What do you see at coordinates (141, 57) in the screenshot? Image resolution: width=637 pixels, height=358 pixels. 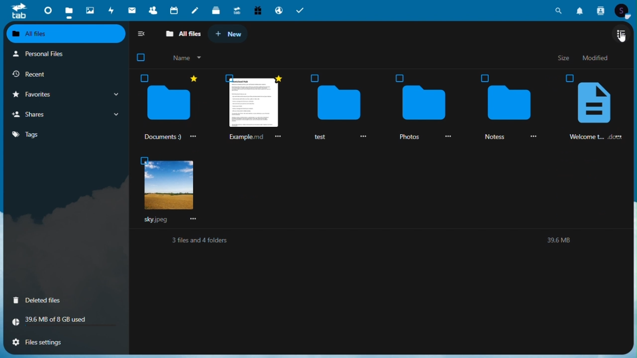 I see `checkbox` at bounding box center [141, 57].